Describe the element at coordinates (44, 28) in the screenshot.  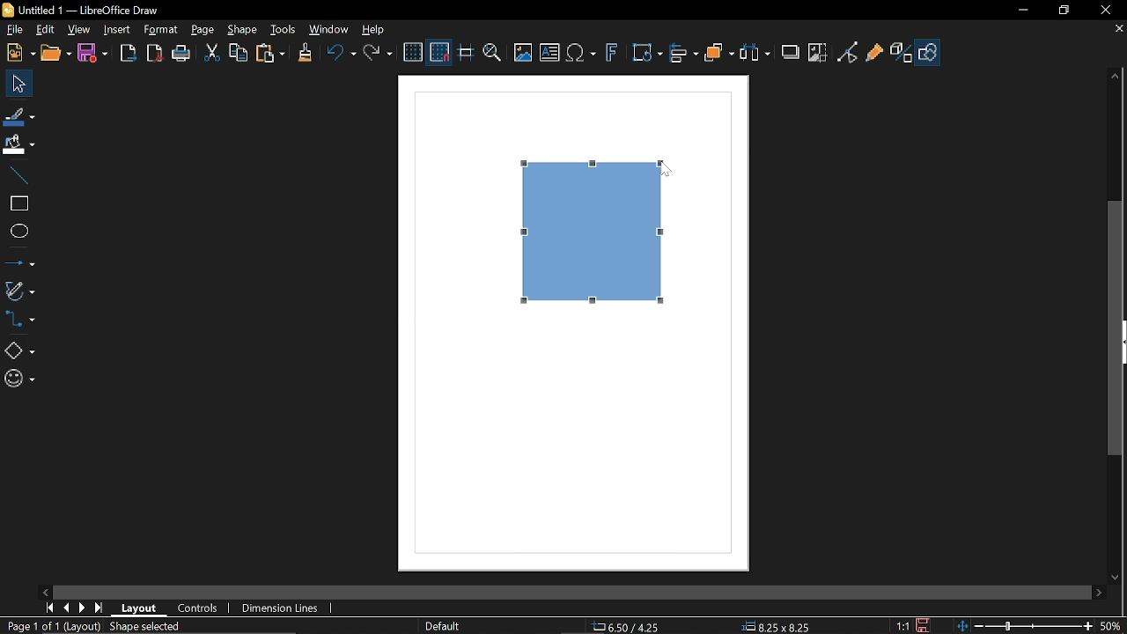
I see `Edit` at that location.